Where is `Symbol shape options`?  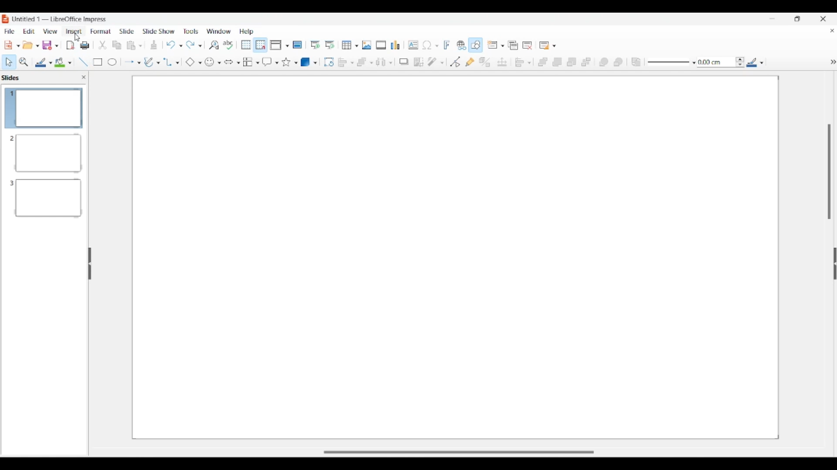 Symbol shape options is located at coordinates (213, 62).